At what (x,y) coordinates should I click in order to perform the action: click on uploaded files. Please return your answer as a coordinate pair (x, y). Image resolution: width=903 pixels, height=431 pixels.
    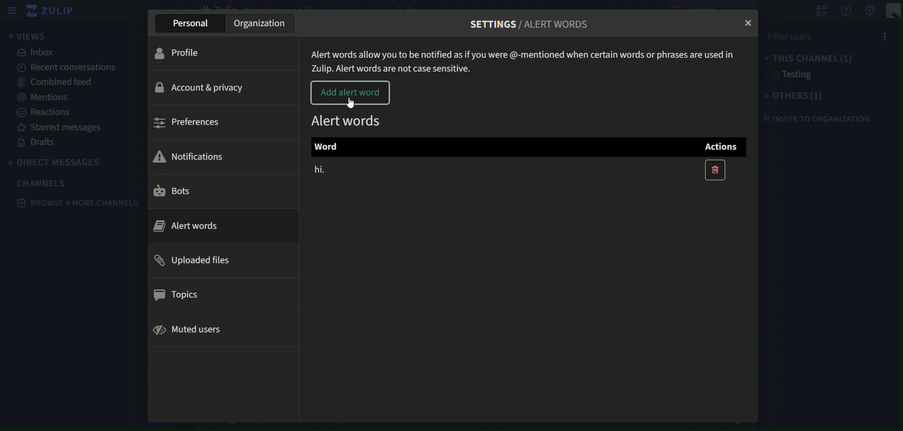
    Looking at the image, I should click on (195, 260).